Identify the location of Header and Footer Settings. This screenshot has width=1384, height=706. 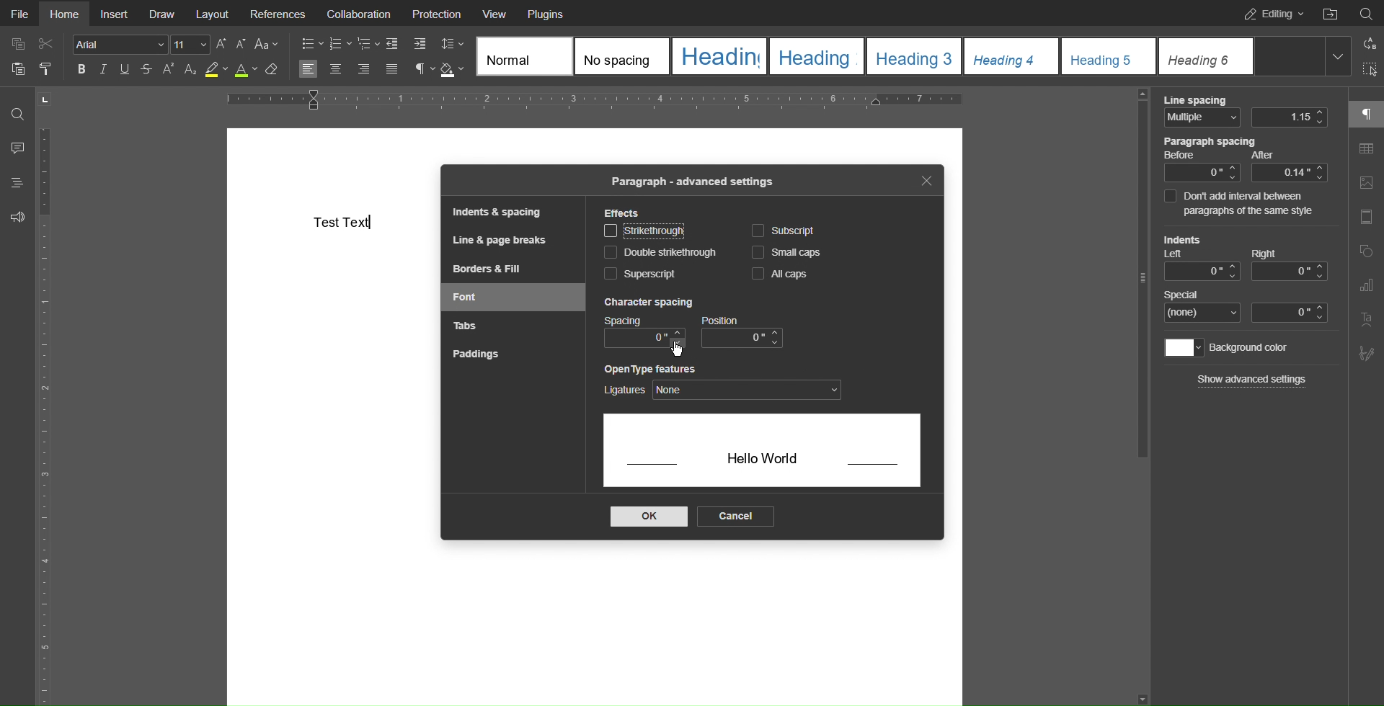
(1364, 219).